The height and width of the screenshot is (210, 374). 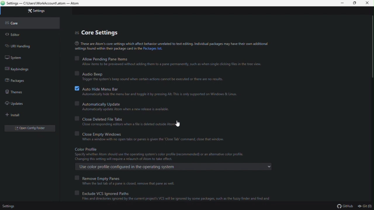 What do you see at coordinates (19, 104) in the screenshot?
I see `Updates` at bounding box center [19, 104].